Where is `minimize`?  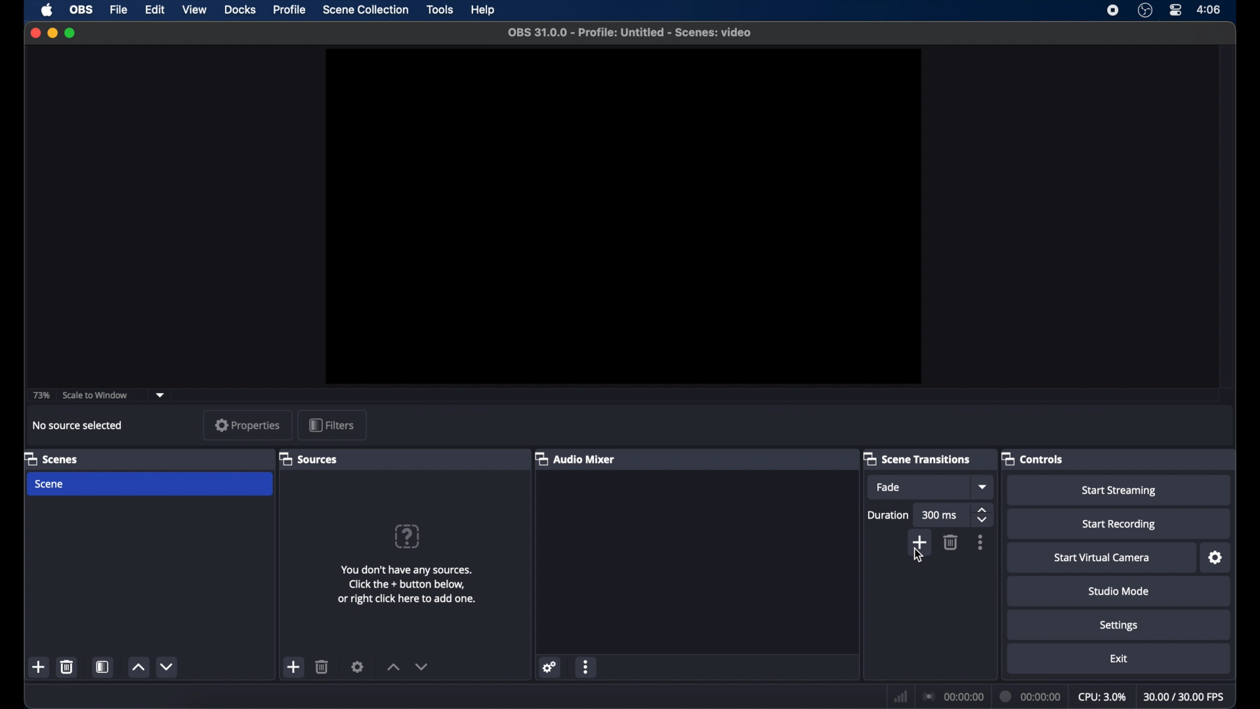
minimize is located at coordinates (52, 33).